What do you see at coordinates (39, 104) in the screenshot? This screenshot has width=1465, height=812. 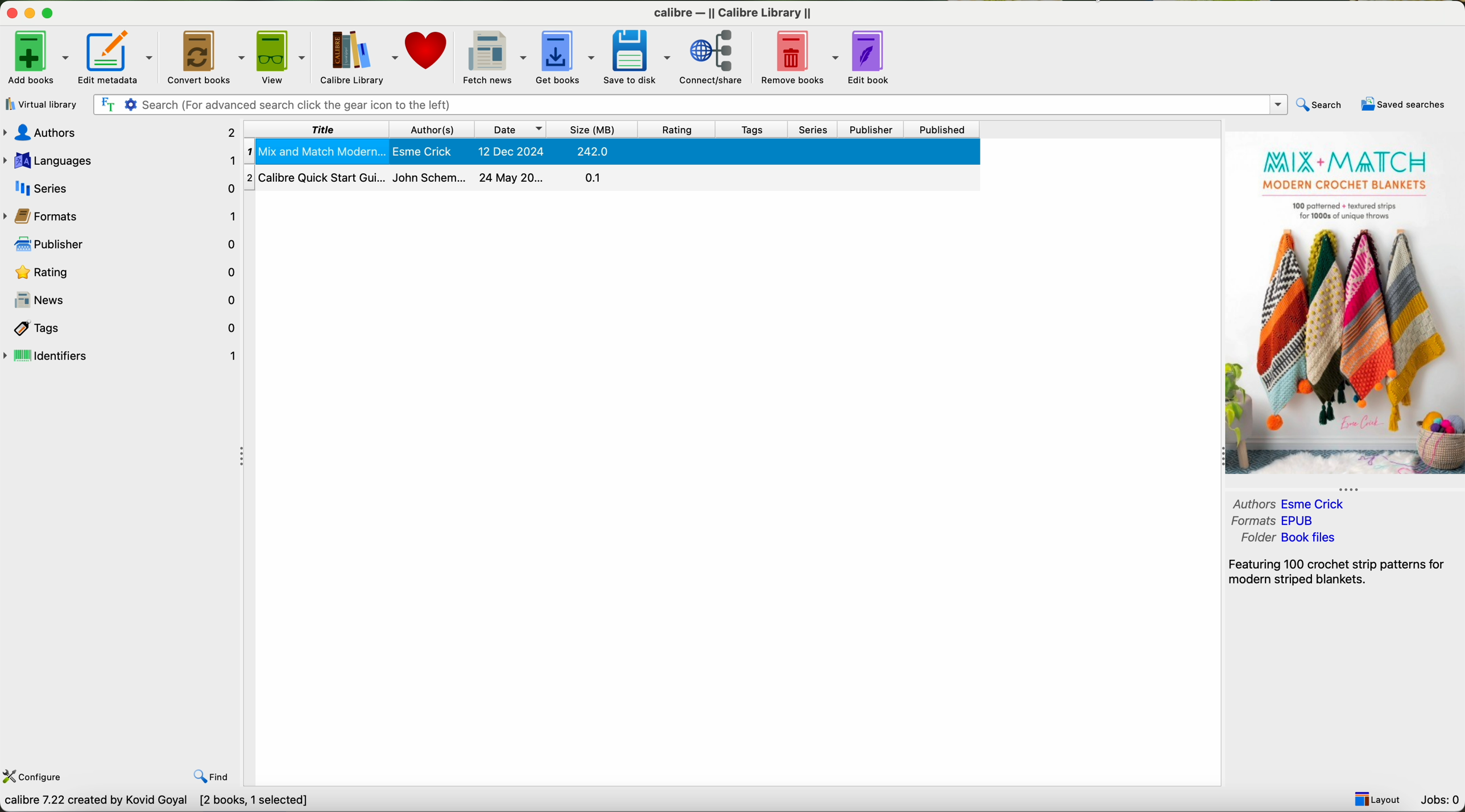 I see `virtual library` at bounding box center [39, 104].